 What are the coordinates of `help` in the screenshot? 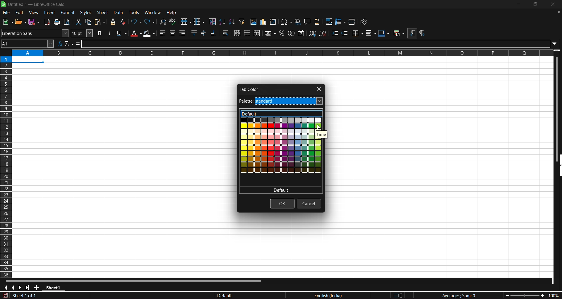 It's located at (173, 13).